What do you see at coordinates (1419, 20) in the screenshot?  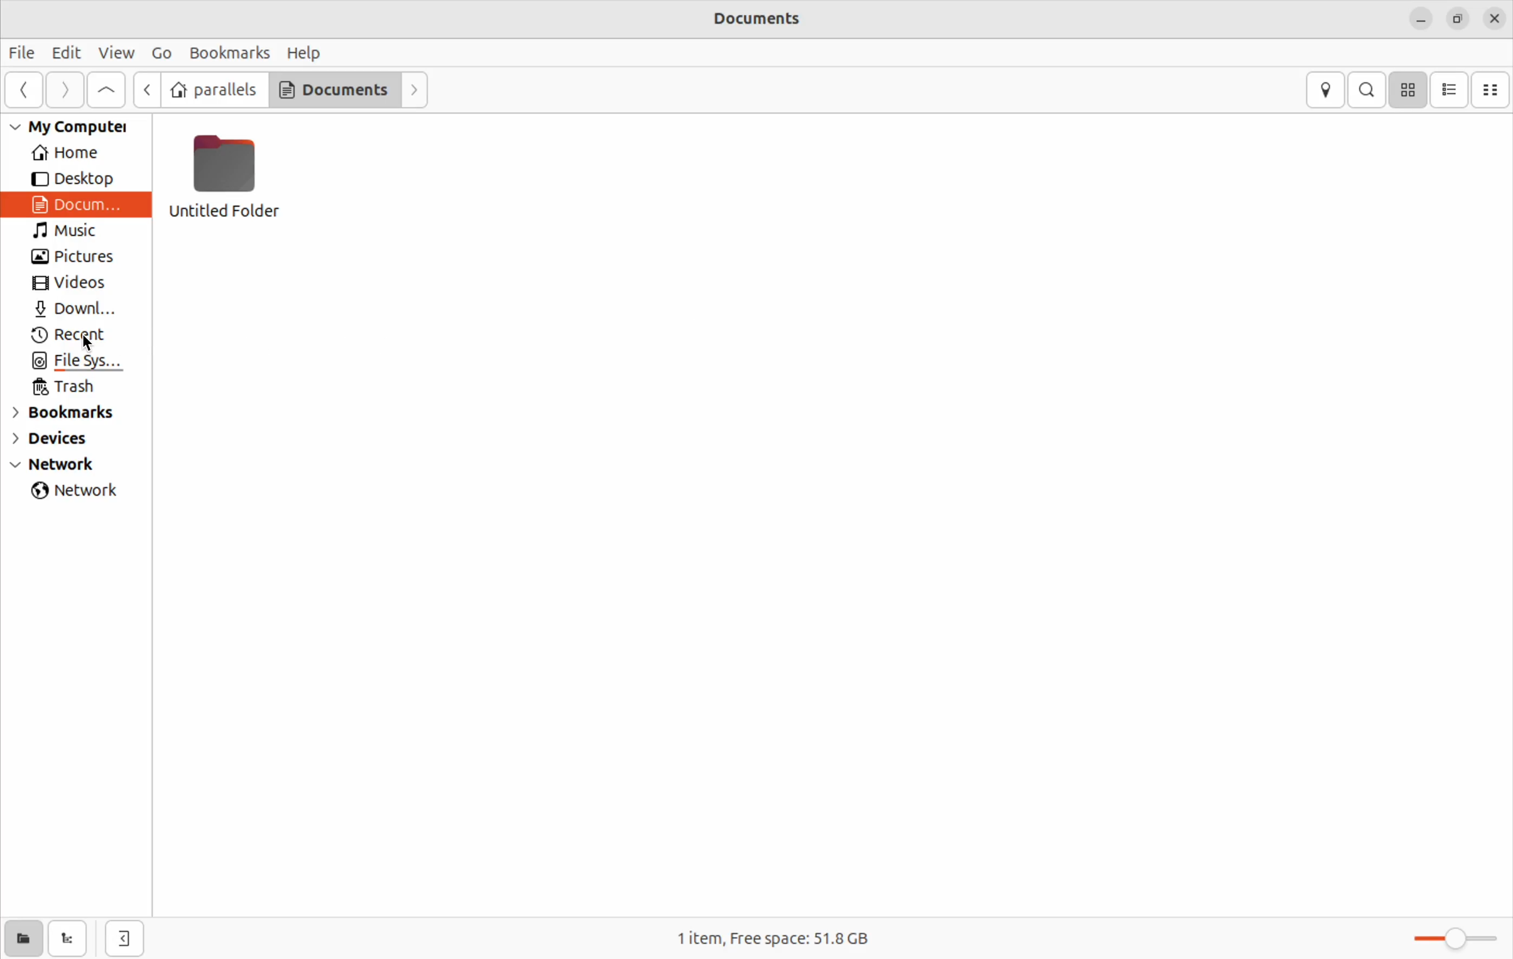 I see `minimize` at bounding box center [1419, 20].